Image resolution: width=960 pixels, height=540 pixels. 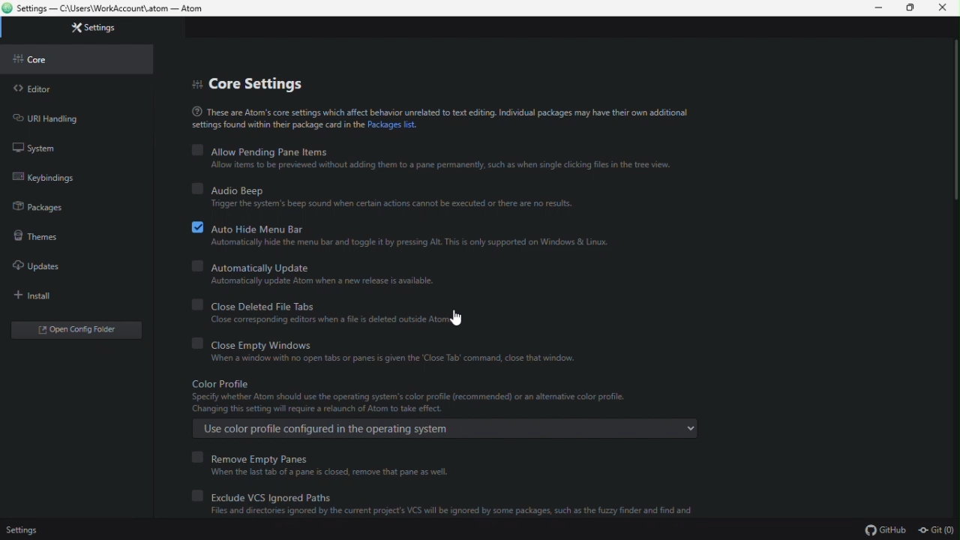 What do you see at coordinates (344, 303) in the screenshot?
I see `Close Deleted File Tabs` at bounding box center [344, 303].